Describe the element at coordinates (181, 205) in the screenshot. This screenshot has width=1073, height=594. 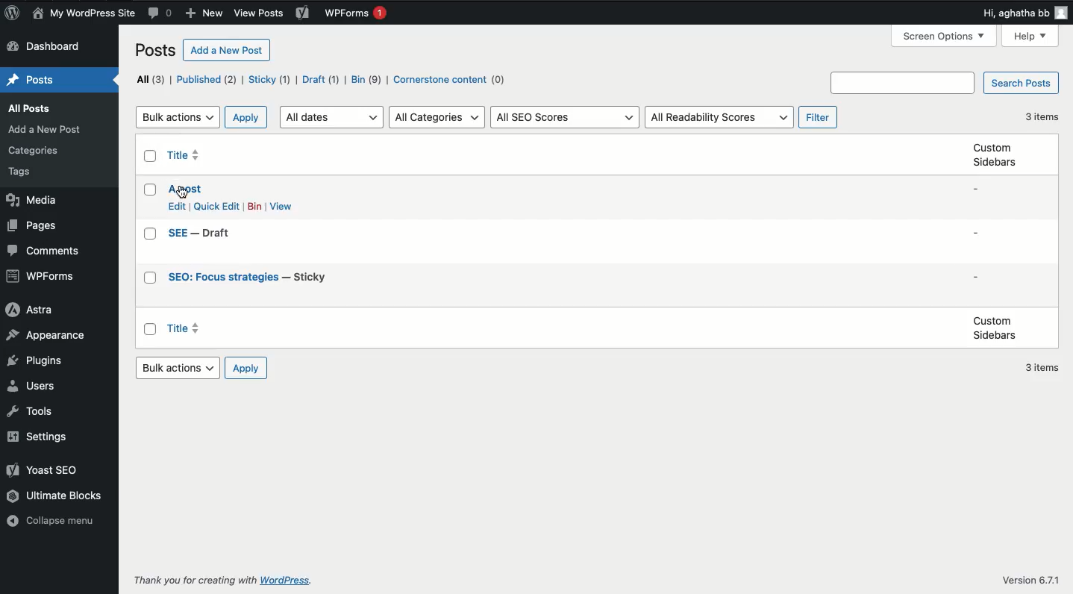
I see `Edit` at that location.